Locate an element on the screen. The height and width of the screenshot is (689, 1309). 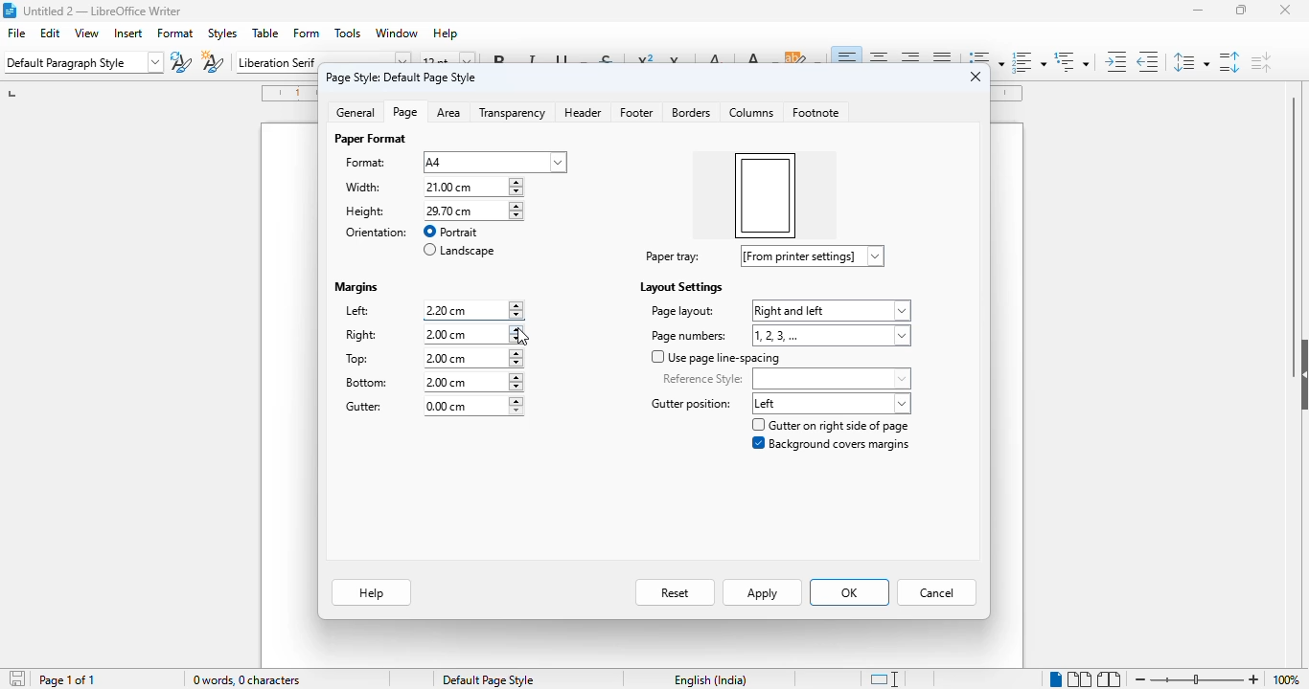
apply is located at coordinates (761, 592).